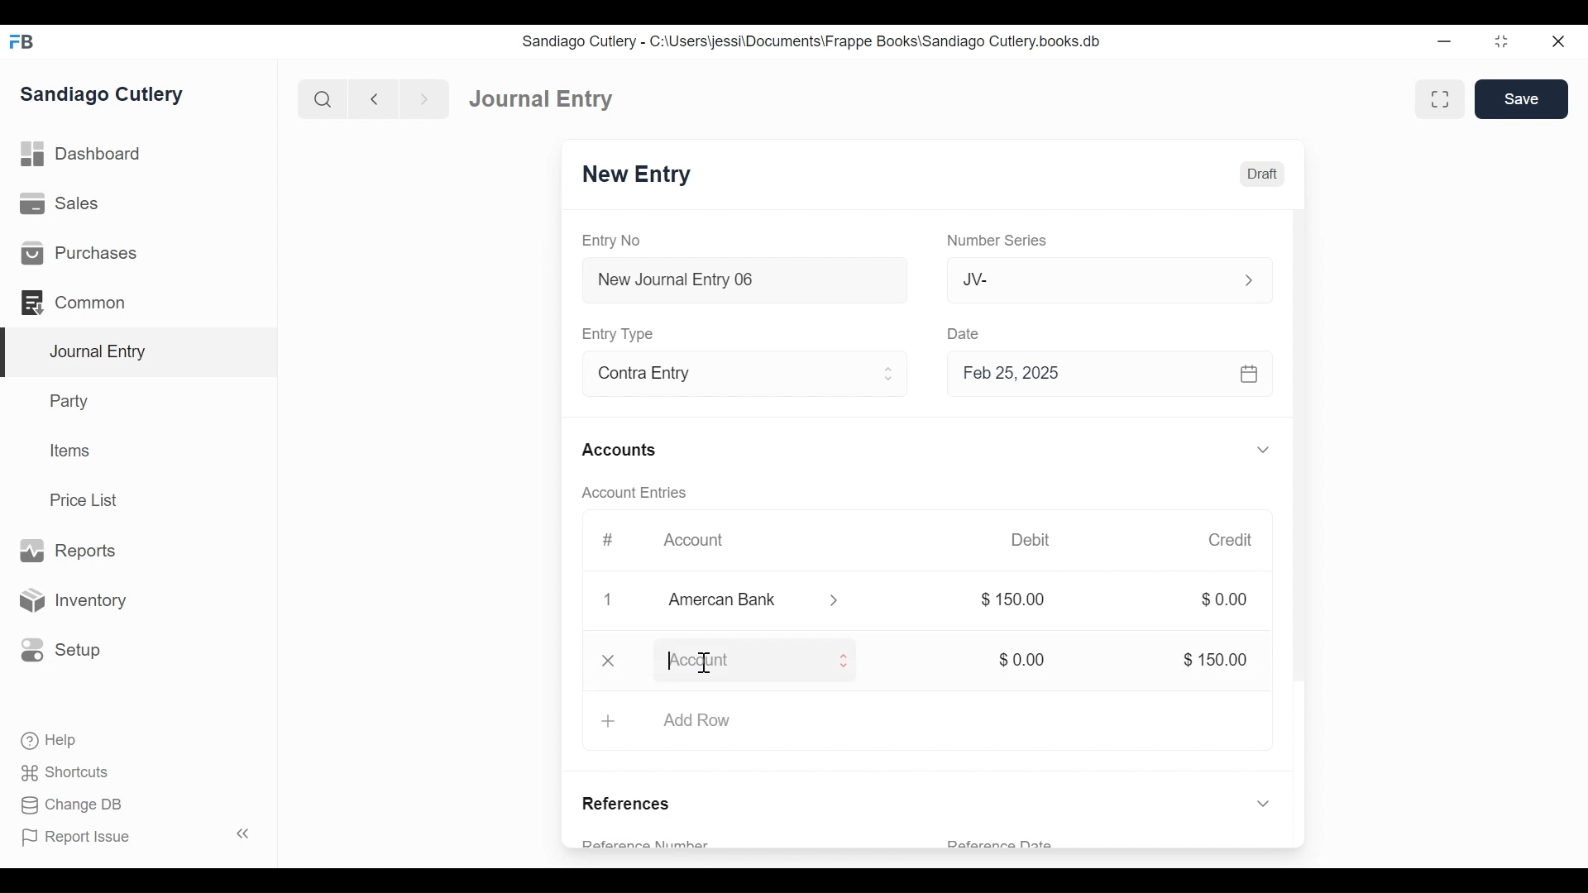 Image resolution: width=1588 pixels, height=893 pixels. Describe the element at coordinates (1445, 41) in the screenshot. I see `minimize` at that location.